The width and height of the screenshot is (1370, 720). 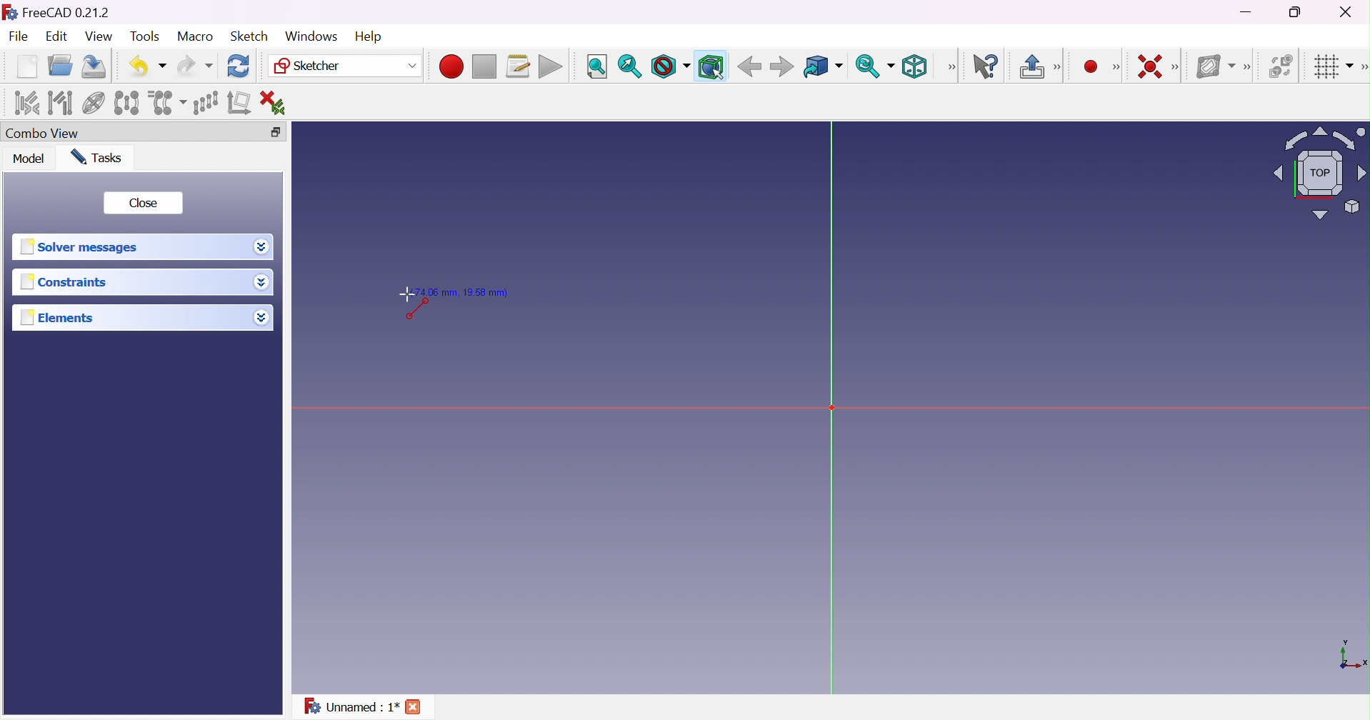 What do you see at coordinates (951, 66) in the screenshot?
I see `[View]` at bounding box center [951, 66].